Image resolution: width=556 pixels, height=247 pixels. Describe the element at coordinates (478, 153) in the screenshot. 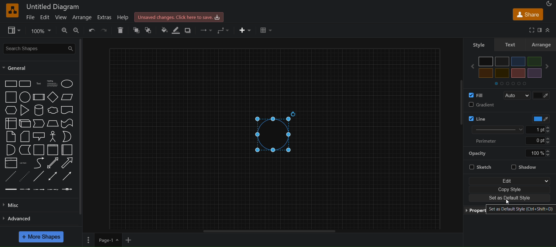

I see `opacity` at that location.